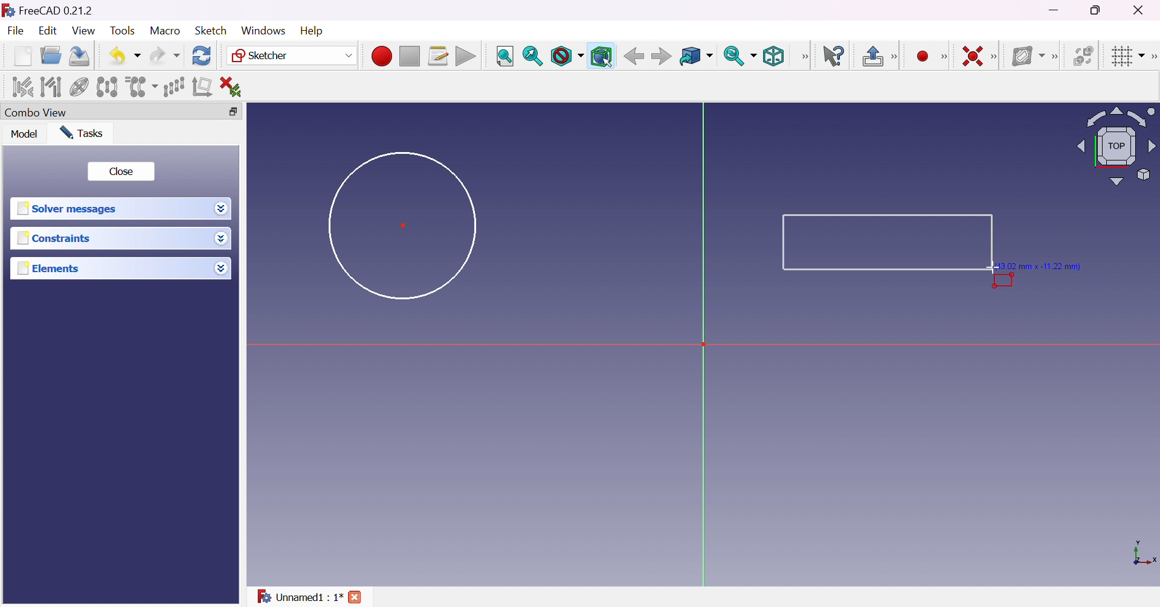  I want to click on Windows, so click(262, 30).